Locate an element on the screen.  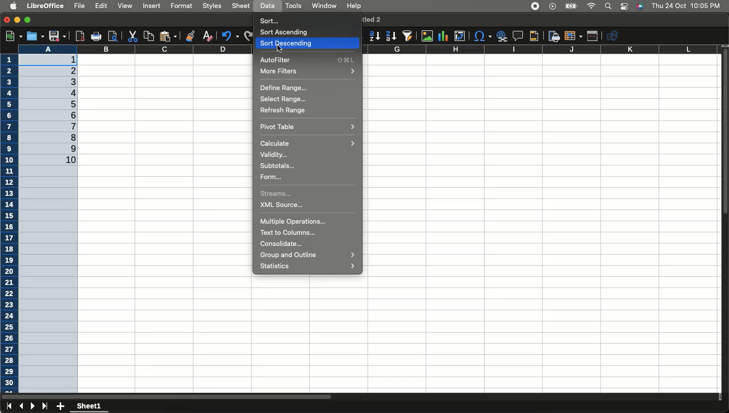
Edit is located at coordinates (102, 7).